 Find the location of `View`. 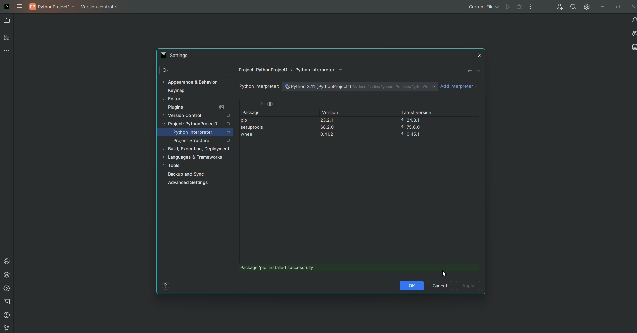

View is located at coordinates (271, 104).